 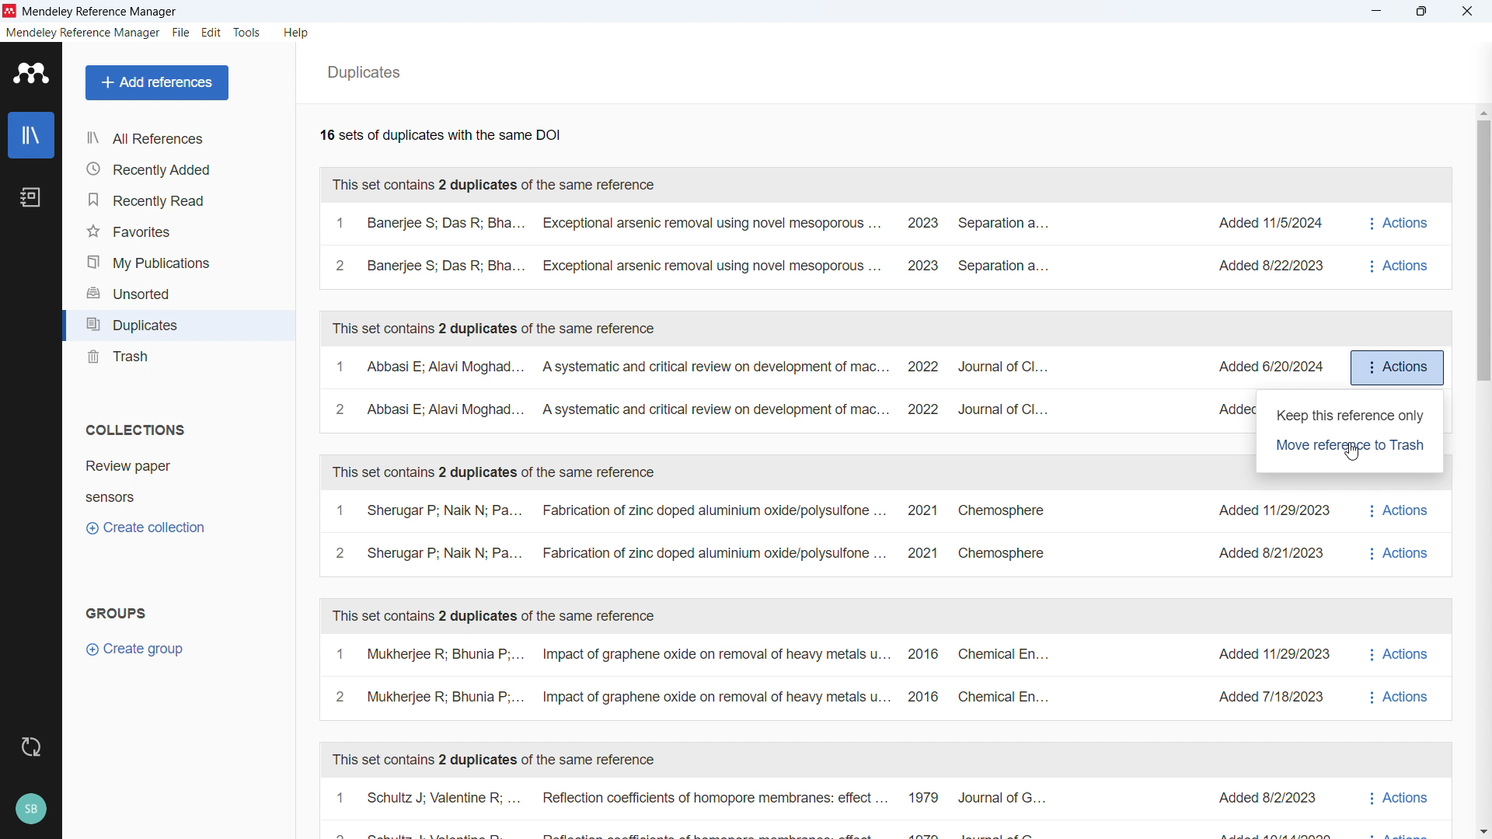 I want to click on A set of duplicates , so click(x=836, y=247).